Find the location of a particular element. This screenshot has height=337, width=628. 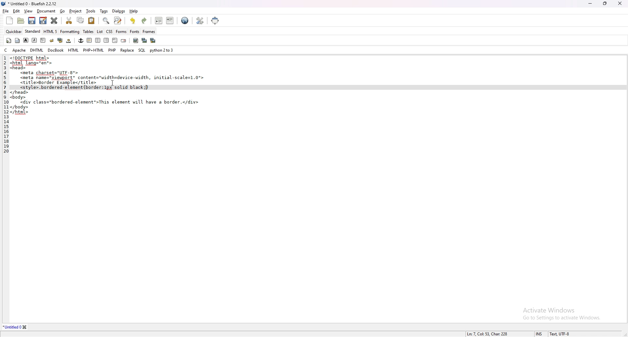

* Untitled 0 - Bluefish 2.2.12 is located at coordinates (33, 4).